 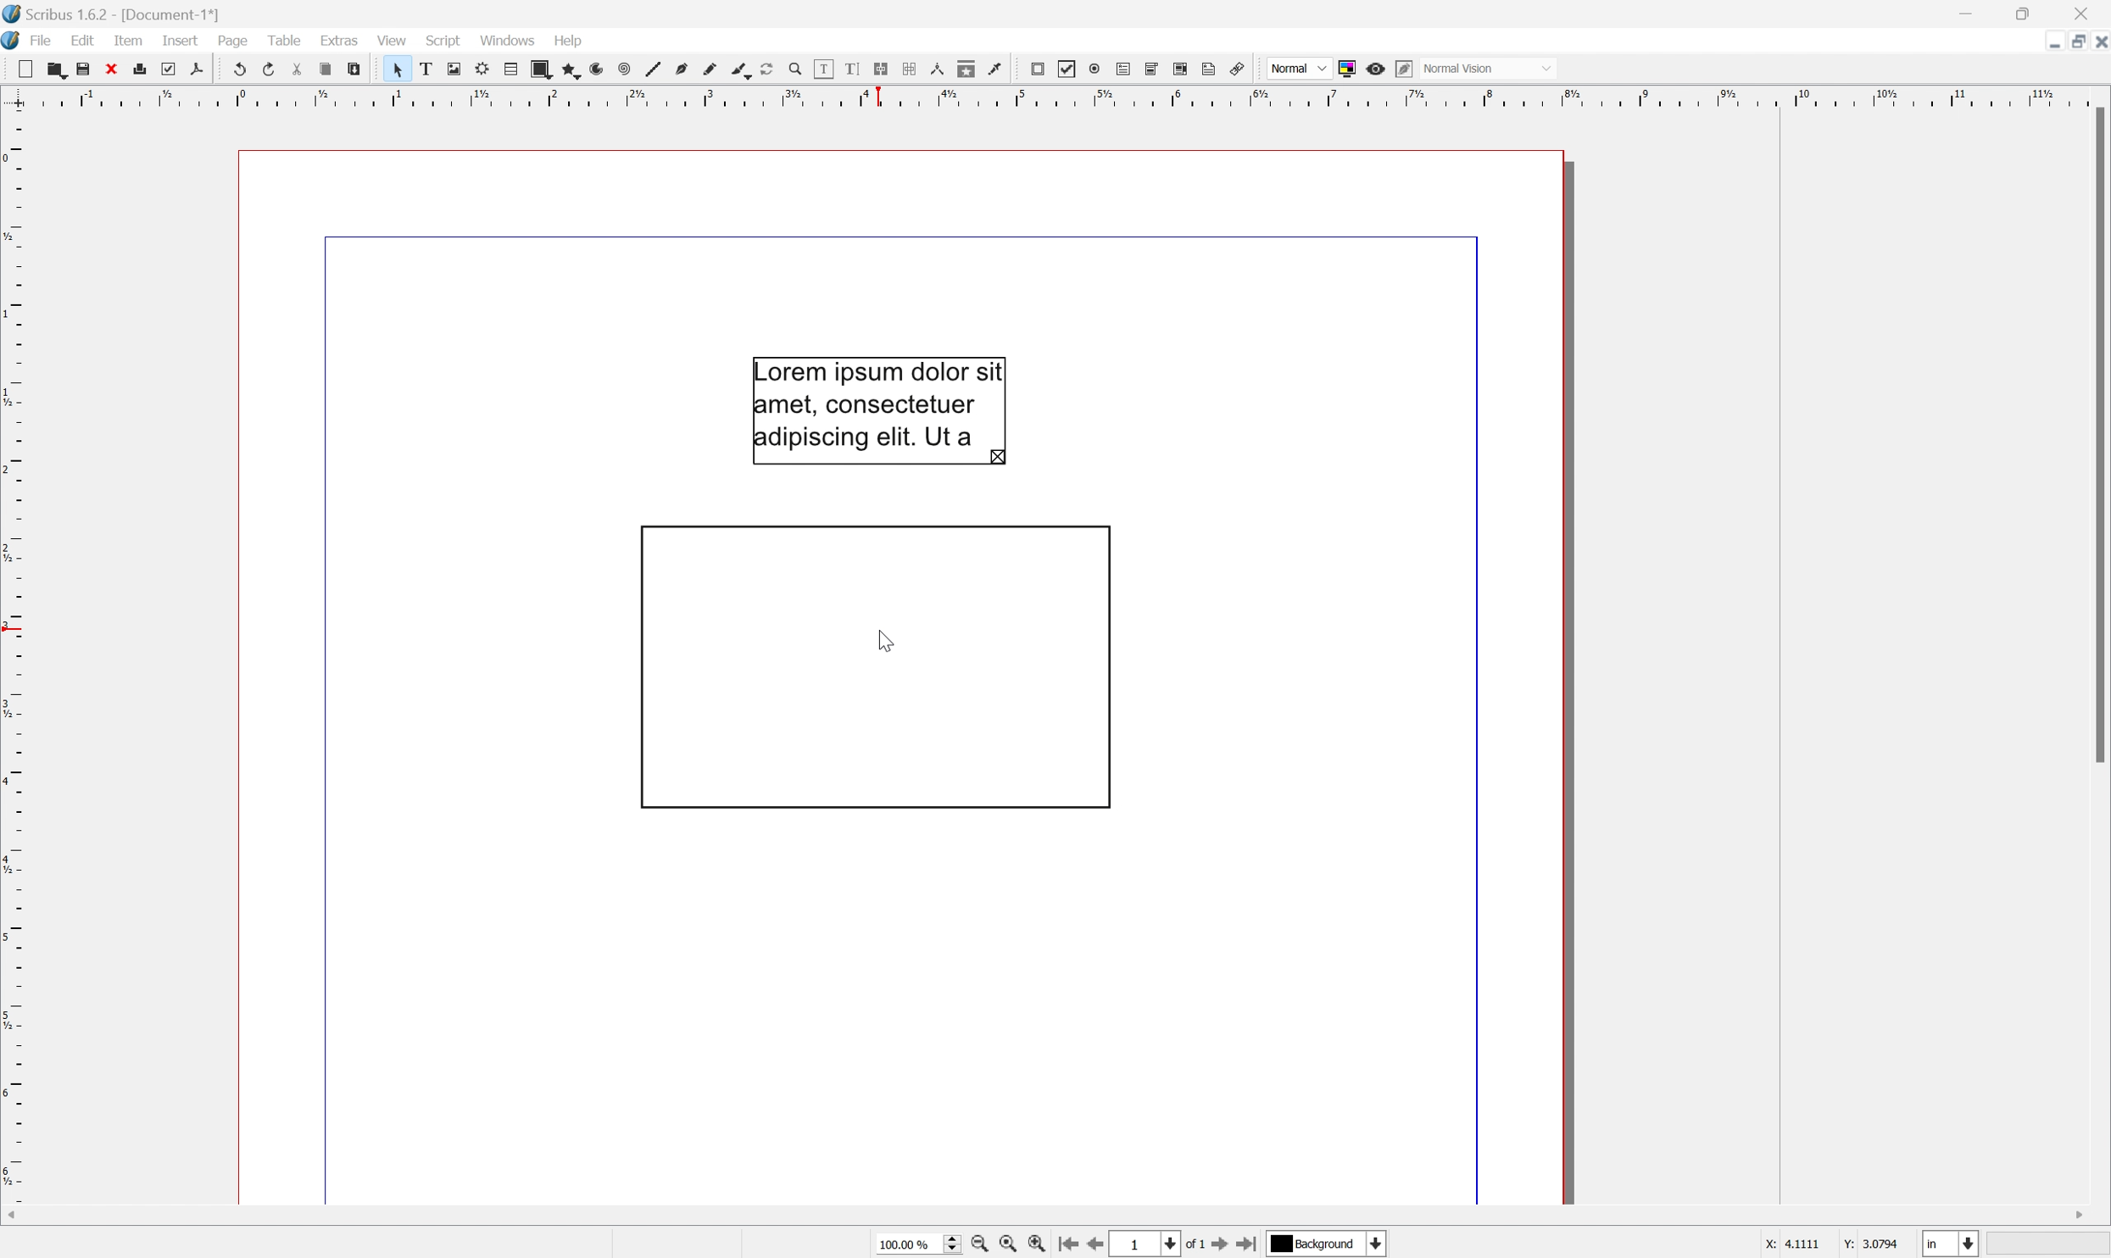 I want to click on Select item, so click(x=392, y=69).